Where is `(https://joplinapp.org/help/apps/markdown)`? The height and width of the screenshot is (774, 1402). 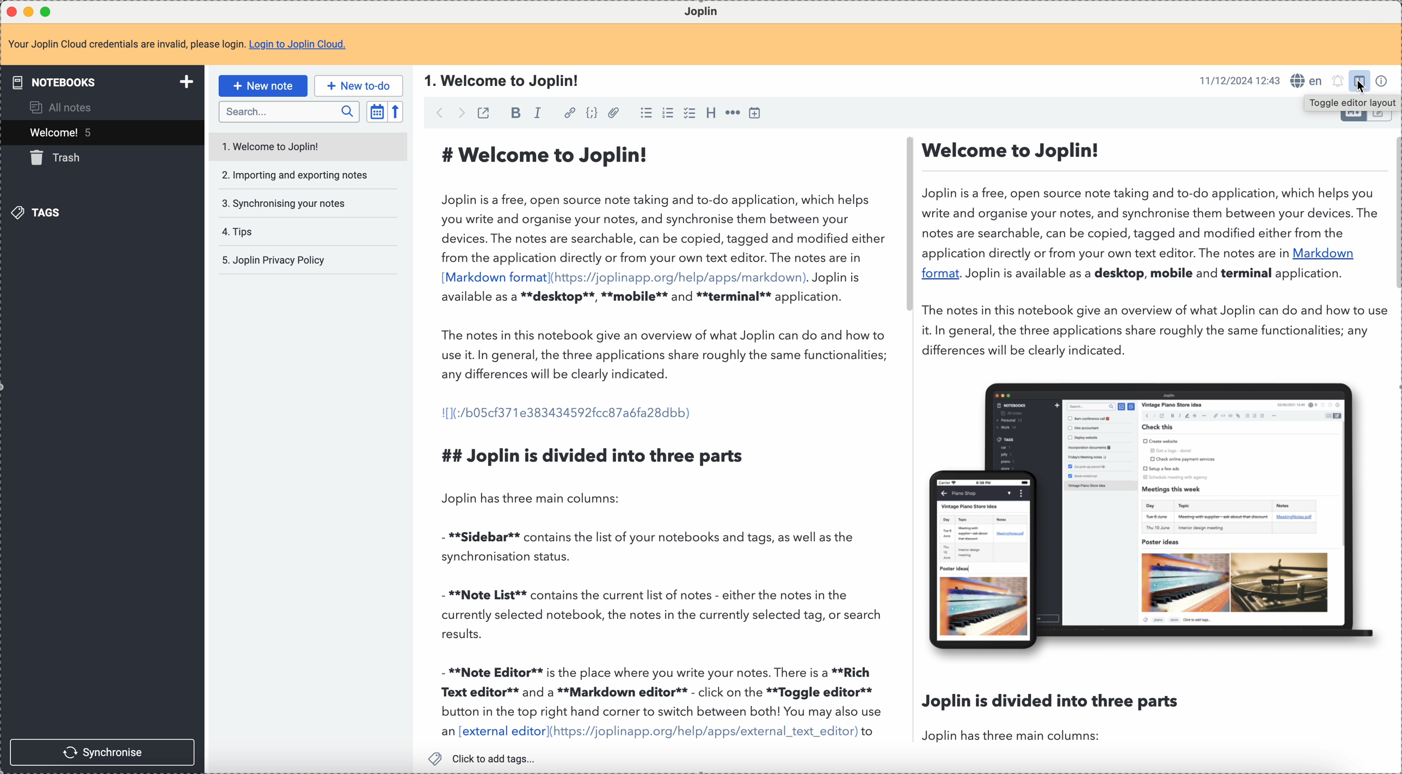
(https://joplinapp.org/help/apps/markdown) is located at coordinates (679, 277).